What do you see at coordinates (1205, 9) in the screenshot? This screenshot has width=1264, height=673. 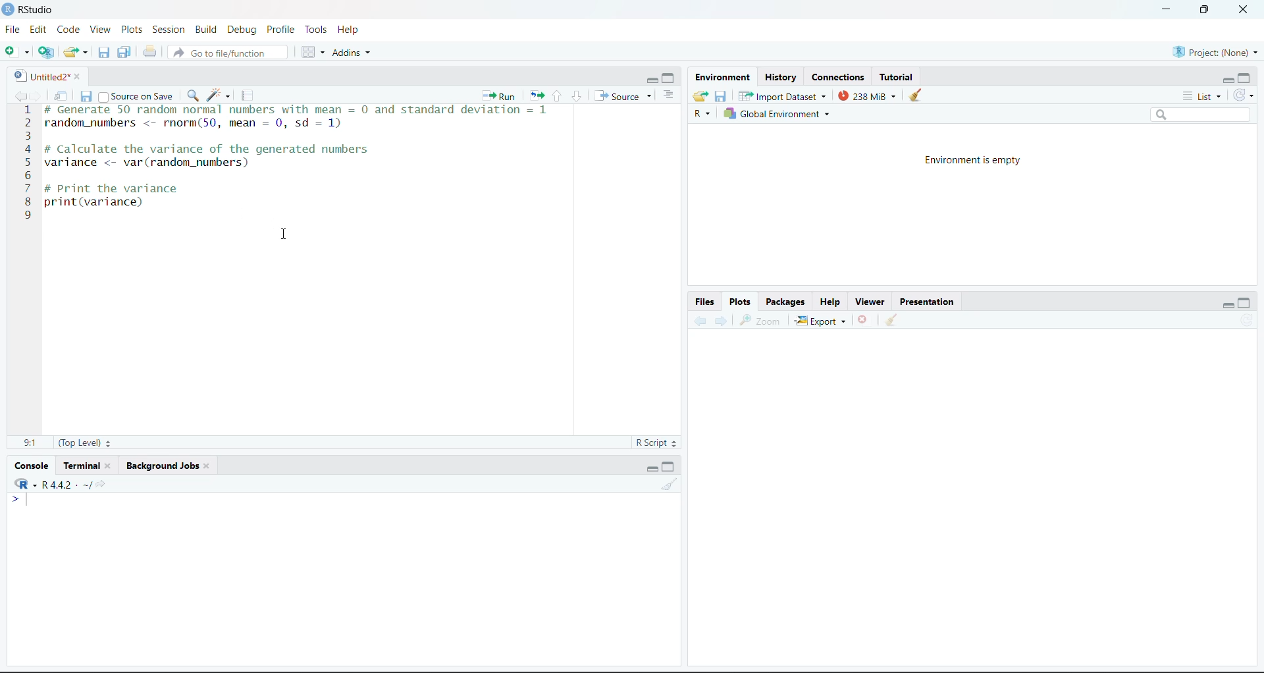 I see `resize` at bounding box center [1205, 9].